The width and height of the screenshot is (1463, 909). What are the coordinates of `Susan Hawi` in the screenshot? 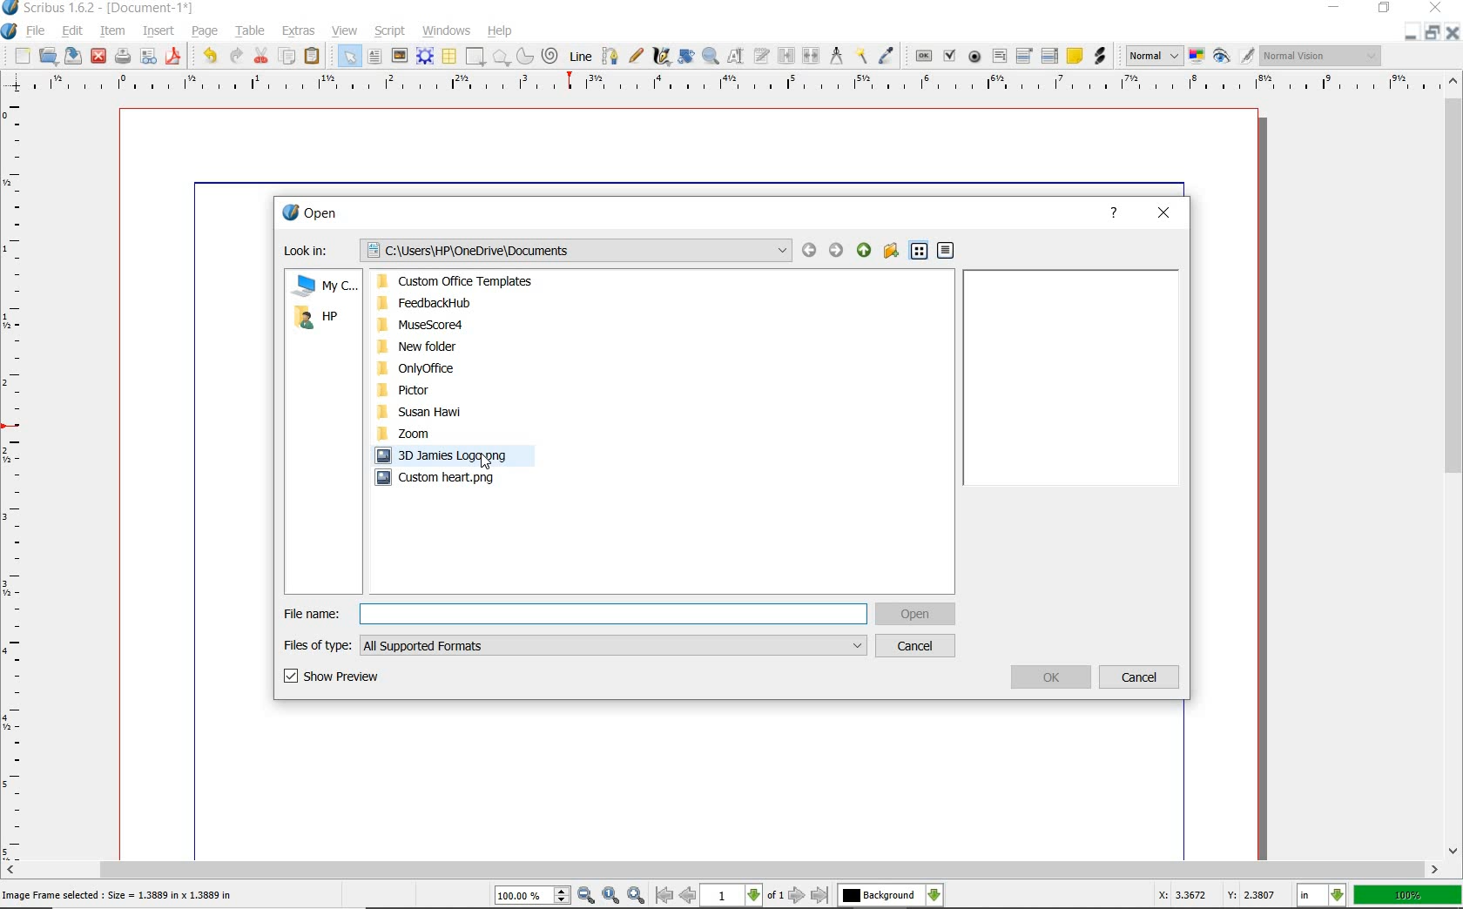 It's located at (462, 413).